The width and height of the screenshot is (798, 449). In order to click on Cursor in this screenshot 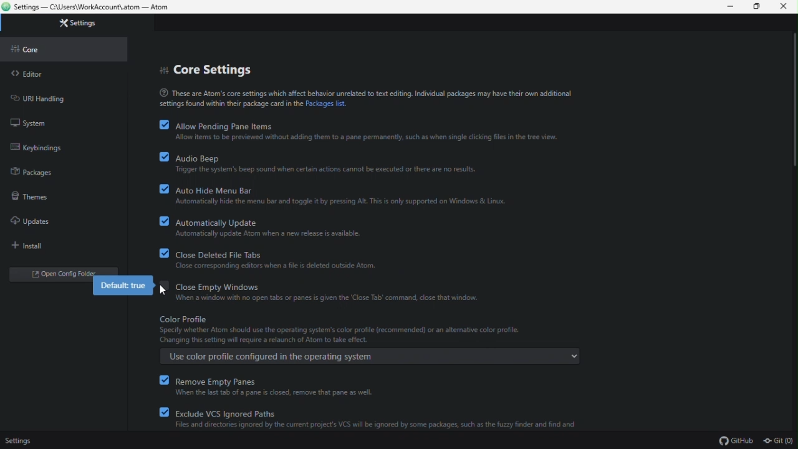, I will do `click(160, 291)`.